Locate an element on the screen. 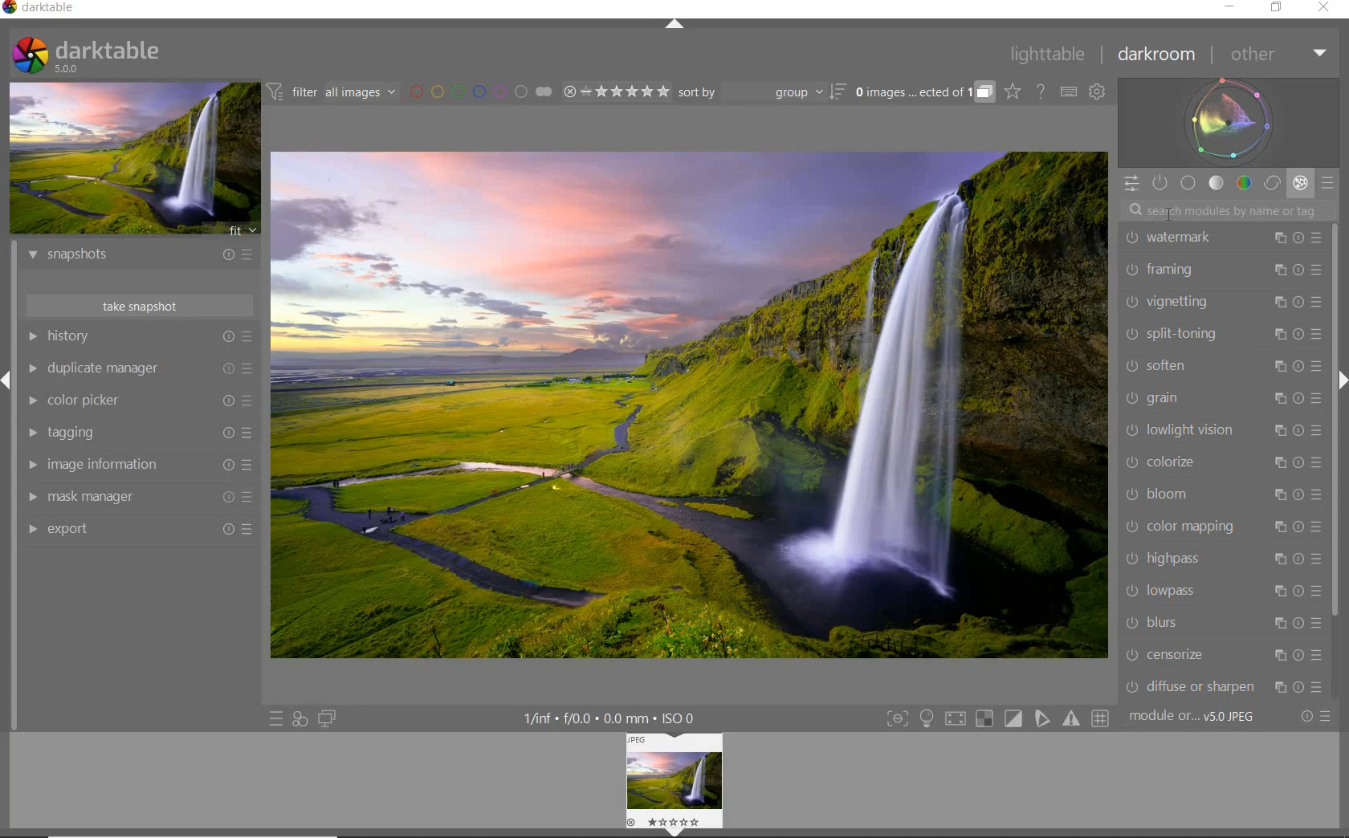 This screenshot has height=838, width=1349. SYSTEM LOGO is located at coordinates (87, 55).